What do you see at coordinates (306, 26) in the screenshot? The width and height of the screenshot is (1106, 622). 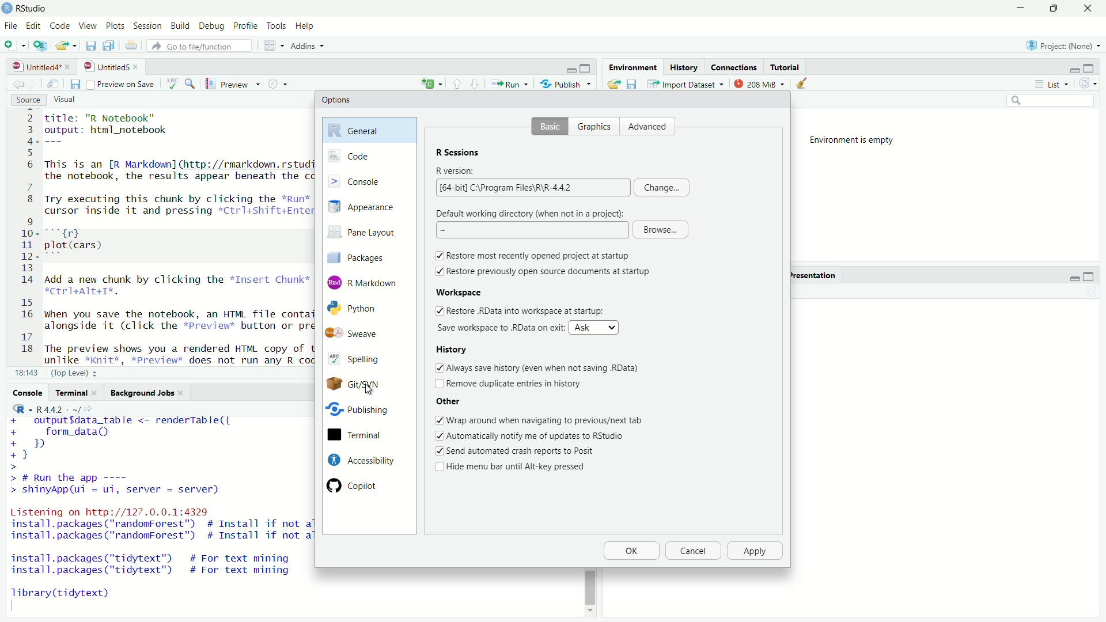 I see `Help` at bounding box center [306, 26].